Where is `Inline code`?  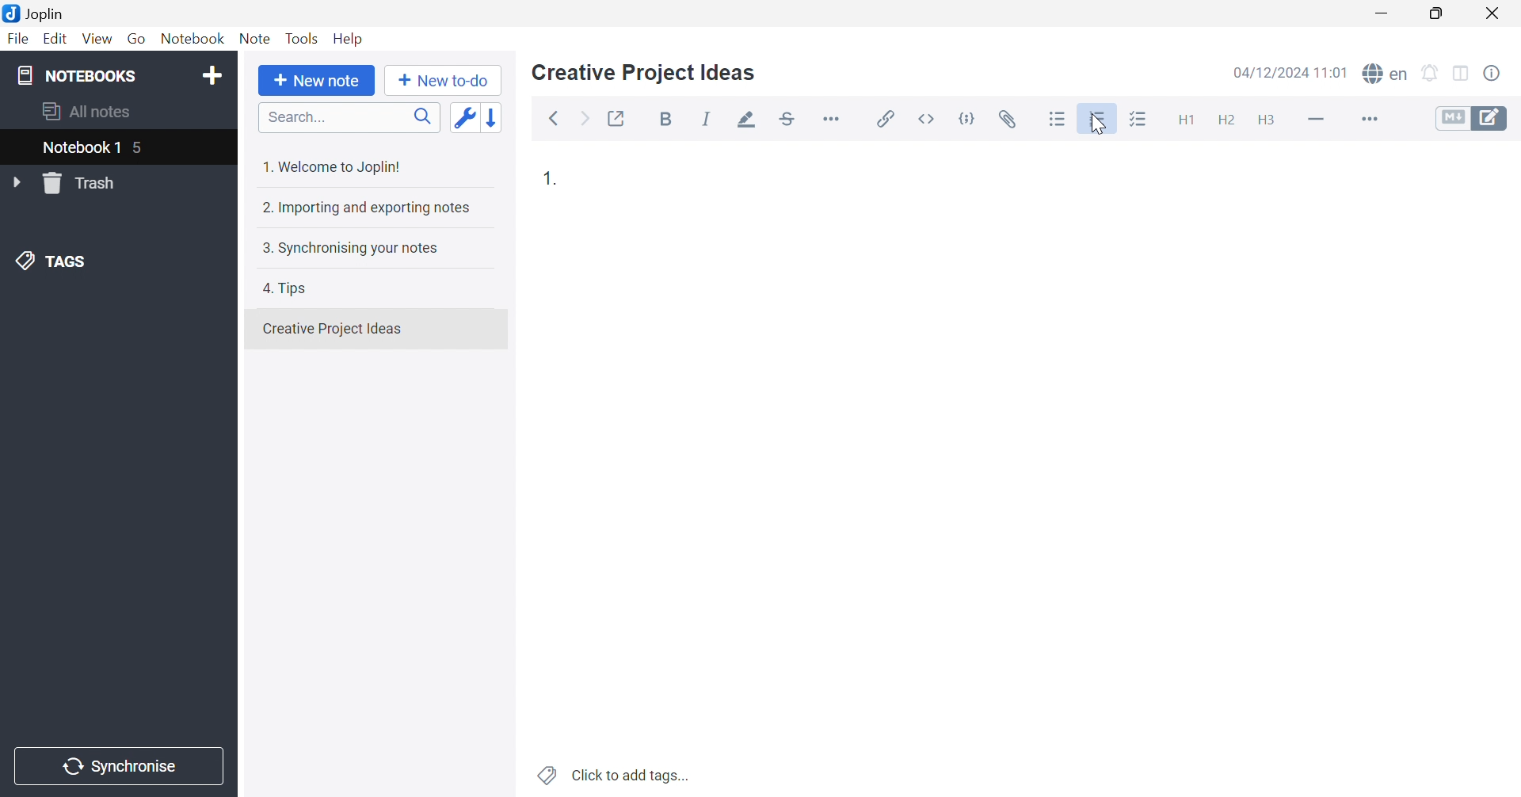 Inline code is located at coordinates (924, 118).